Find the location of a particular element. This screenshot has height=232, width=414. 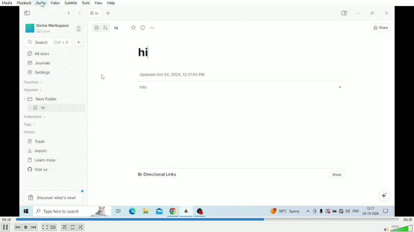

Subtitle is located at coordinates (71, 3).